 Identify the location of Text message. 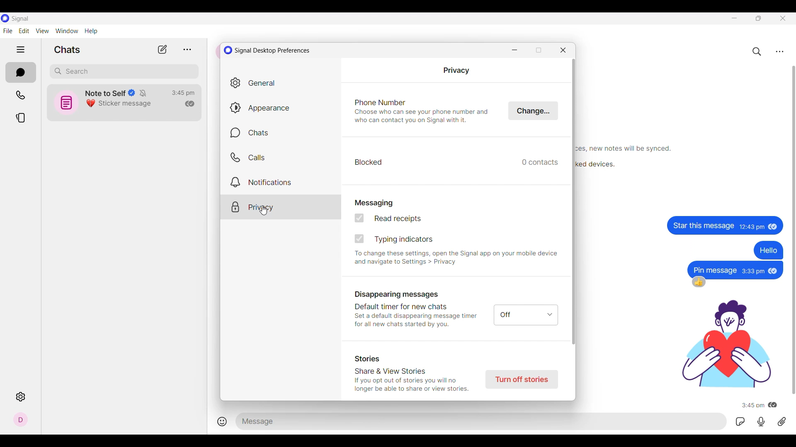
(703, 225).